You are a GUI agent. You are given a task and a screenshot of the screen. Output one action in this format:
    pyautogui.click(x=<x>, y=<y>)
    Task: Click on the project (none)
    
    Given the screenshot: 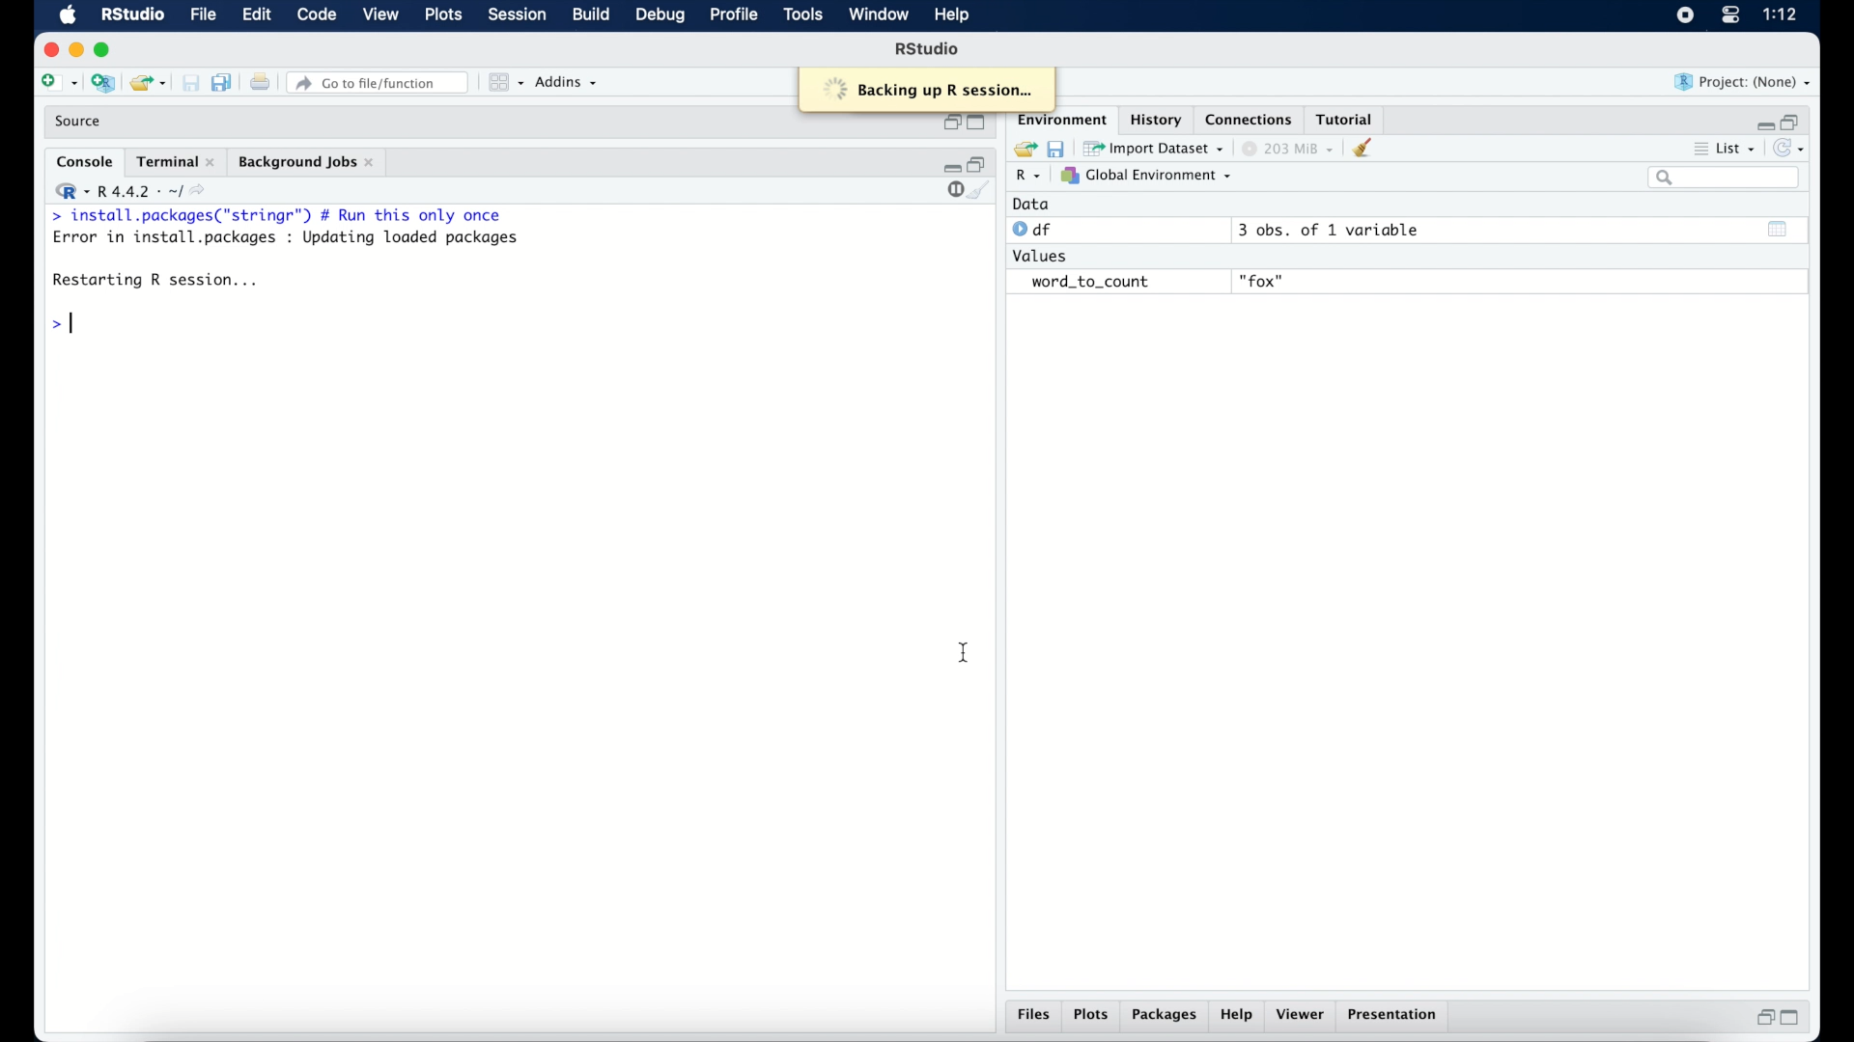 What is the action you would take?
    pyautogui.click(x=1743, y=82)
    